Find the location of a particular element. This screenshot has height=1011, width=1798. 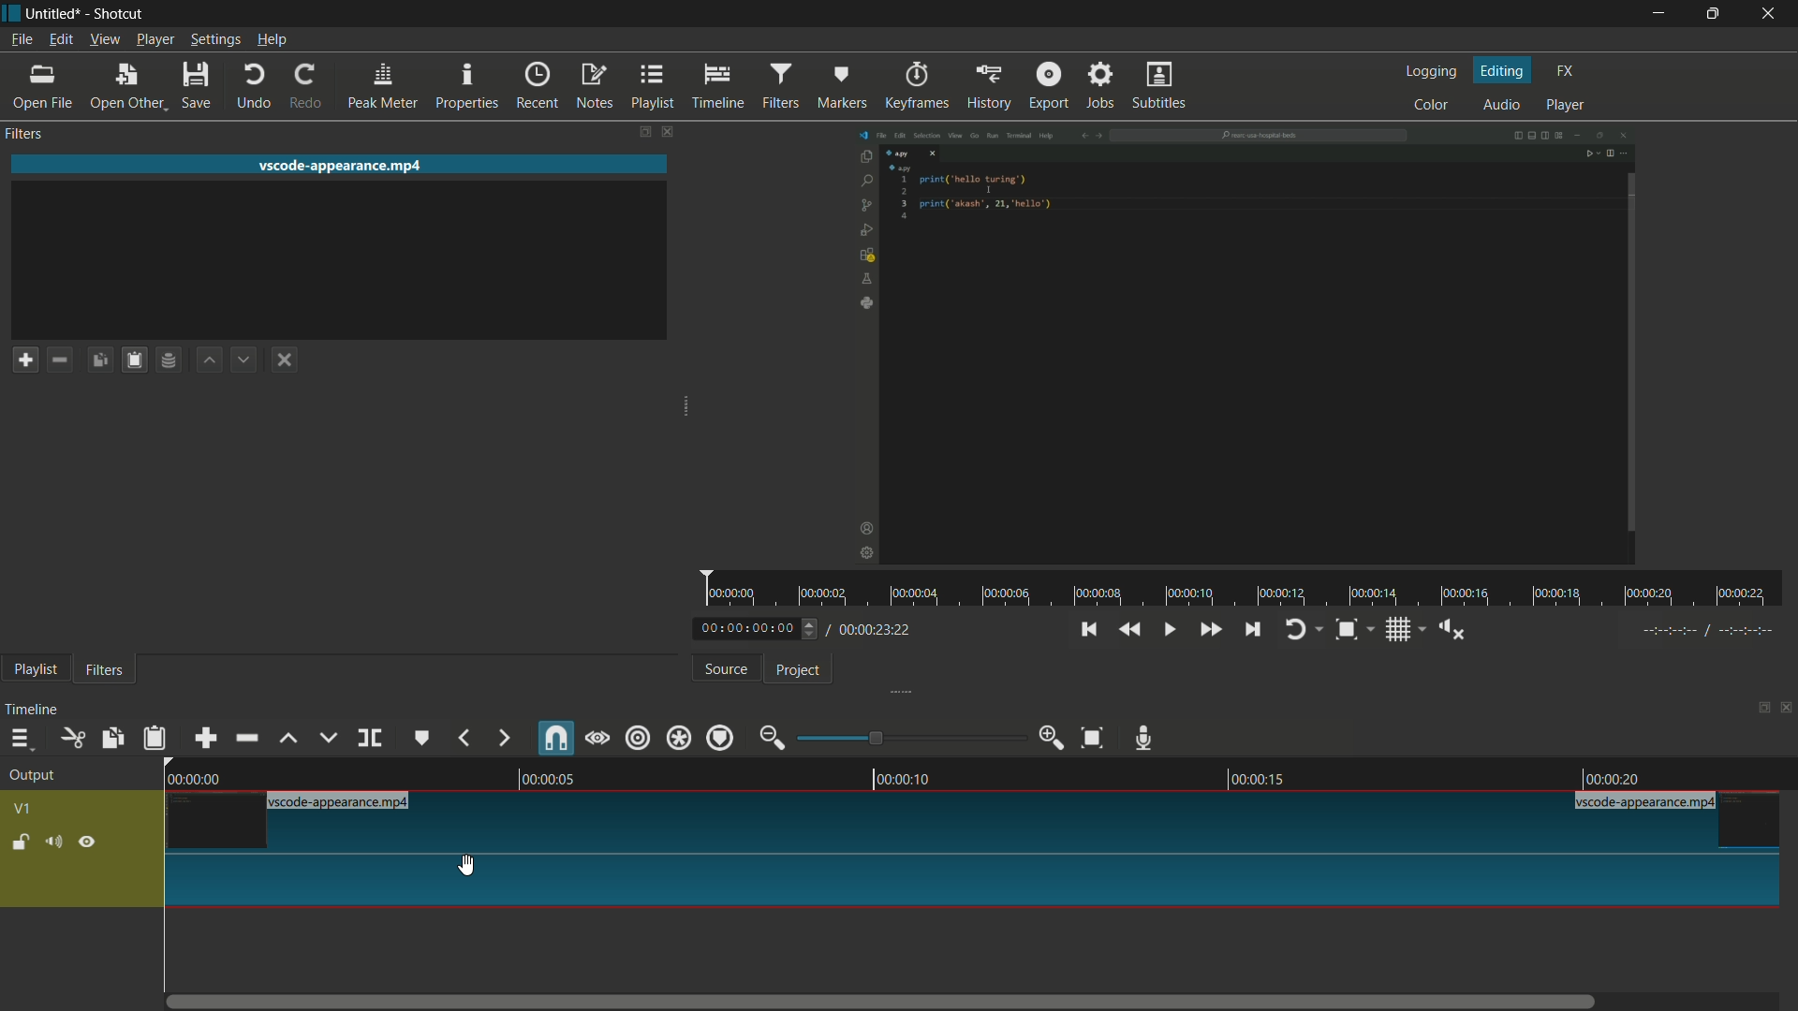

expand is located at coordinates (675, 409).